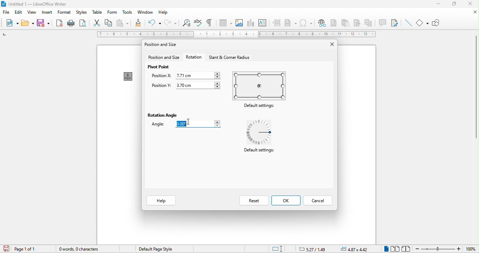 The image size is (479, 253). What do you see at coordinates (240, 22) in the screenshot?
I see `image` at bounding box center [240, 22].